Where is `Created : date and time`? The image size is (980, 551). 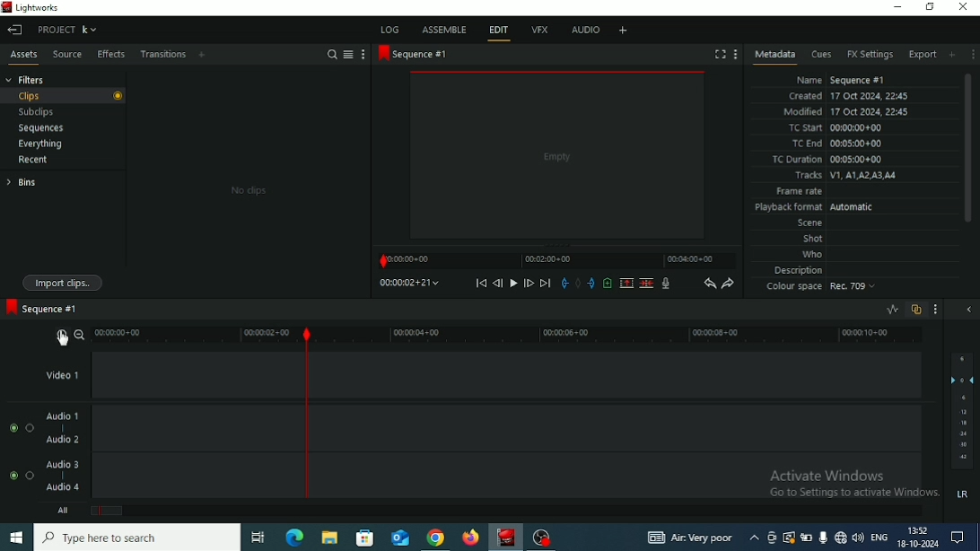
Created : date and time is located at coordinates (846, 97).